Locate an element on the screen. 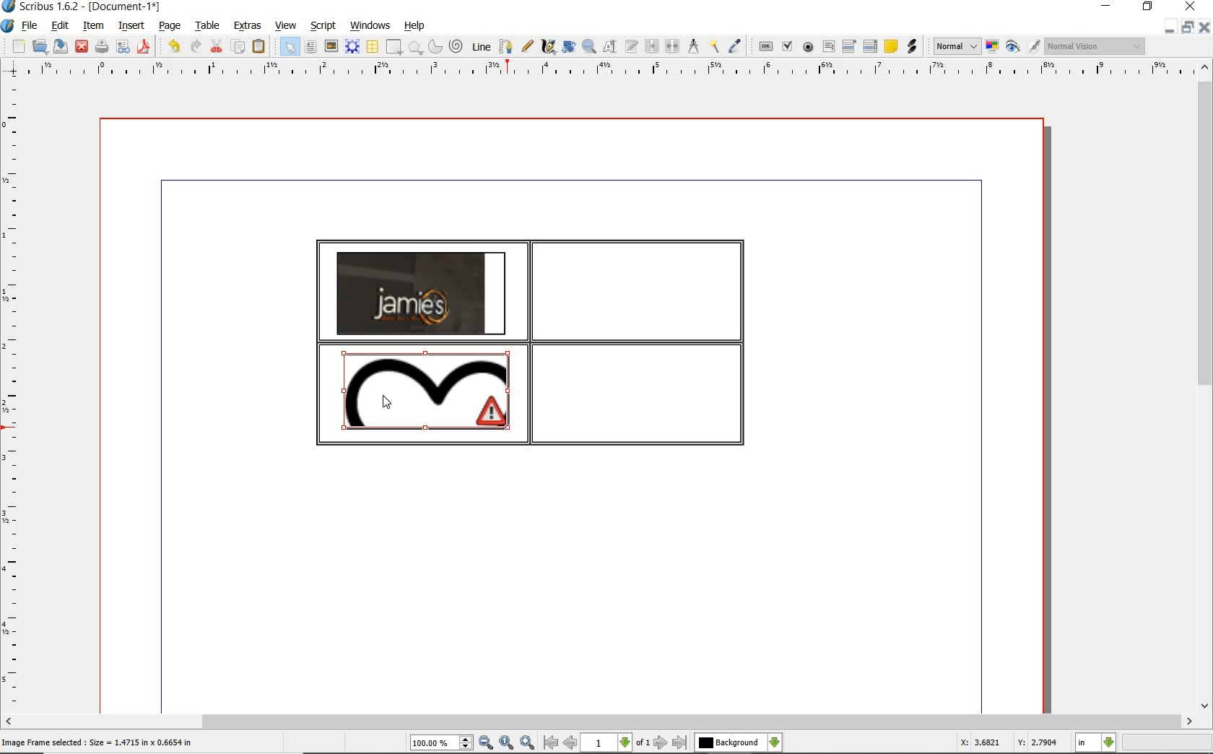 The height and width of the screenshot is (754, 1213). scrollbar is located at coordinates (1204, 388).